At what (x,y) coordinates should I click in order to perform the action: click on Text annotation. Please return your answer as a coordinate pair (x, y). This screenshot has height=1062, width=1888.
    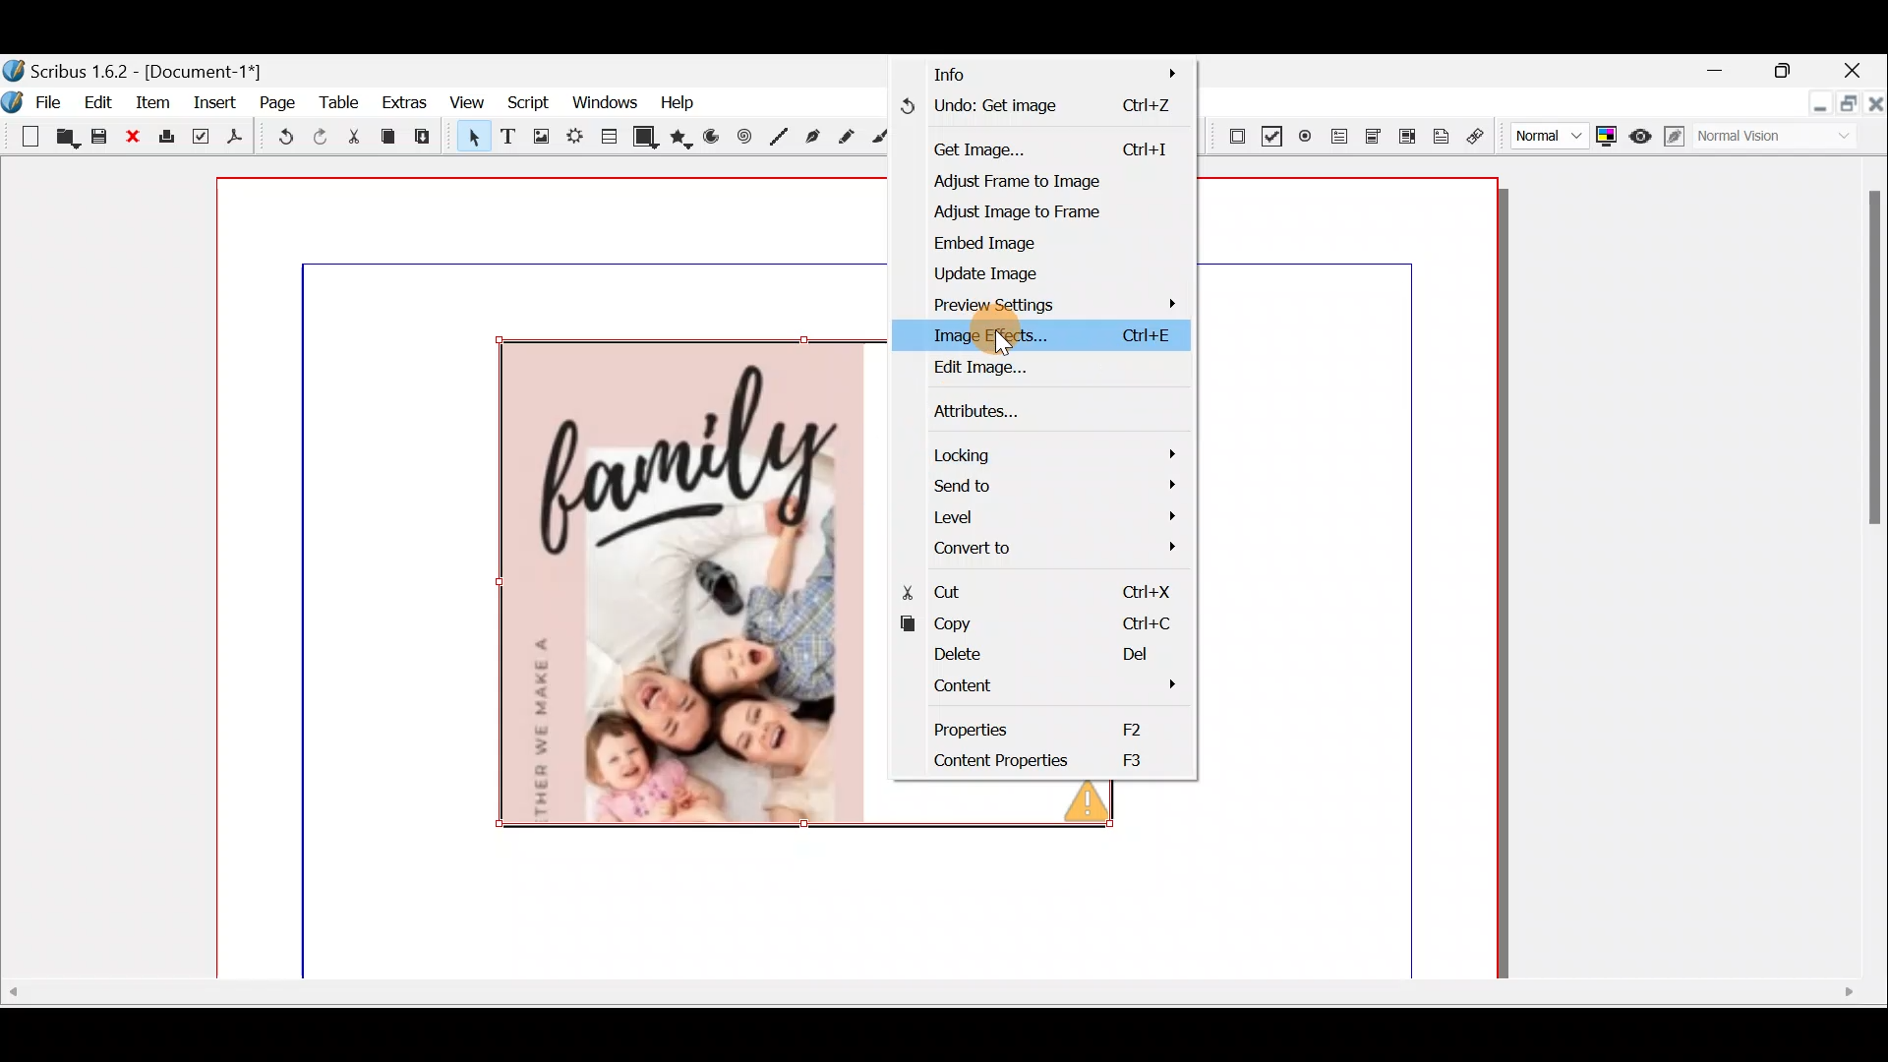
    Looking at the image, I should click on (1441, 134).